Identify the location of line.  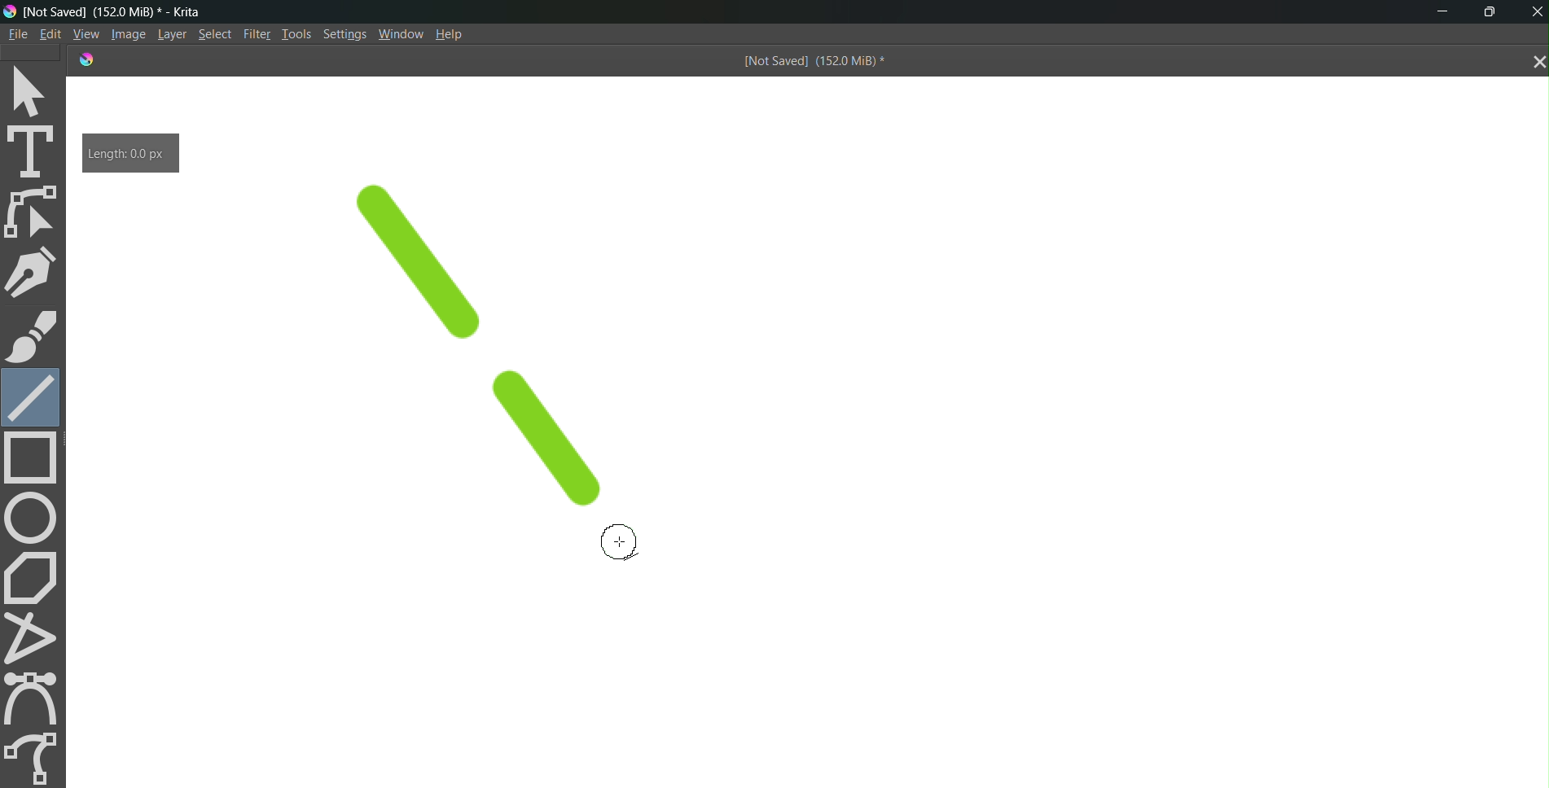
(564, 441).